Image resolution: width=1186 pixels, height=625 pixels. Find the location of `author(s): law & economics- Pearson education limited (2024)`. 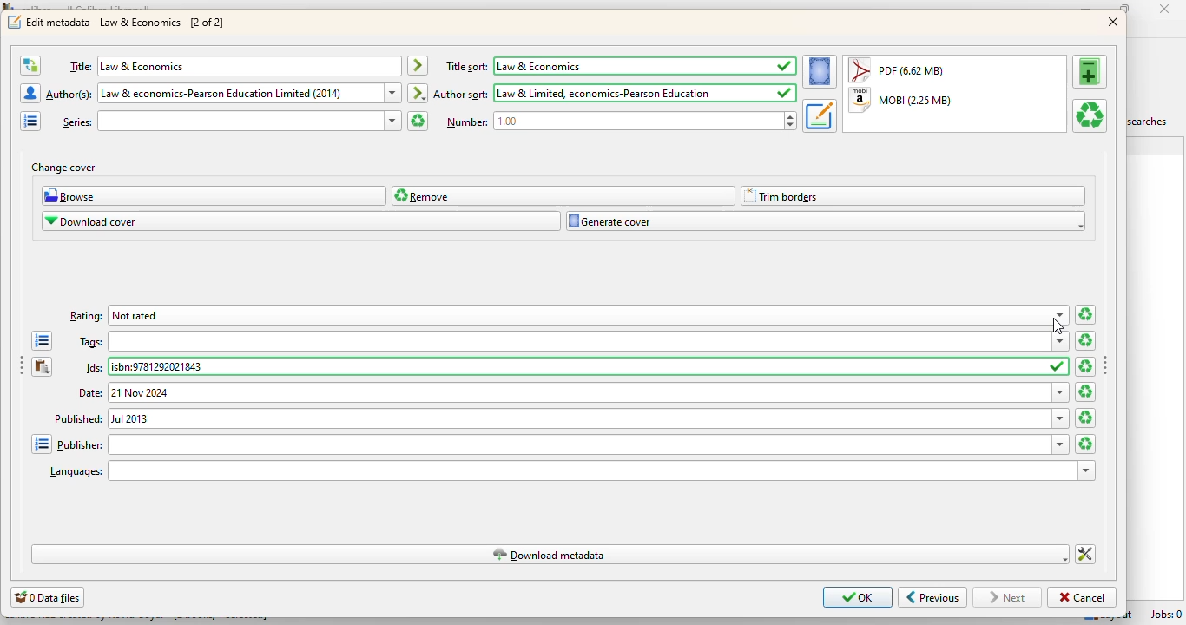

author(s): law & economics- Pearson education limited (2024) is located at coordinates (222, 93).